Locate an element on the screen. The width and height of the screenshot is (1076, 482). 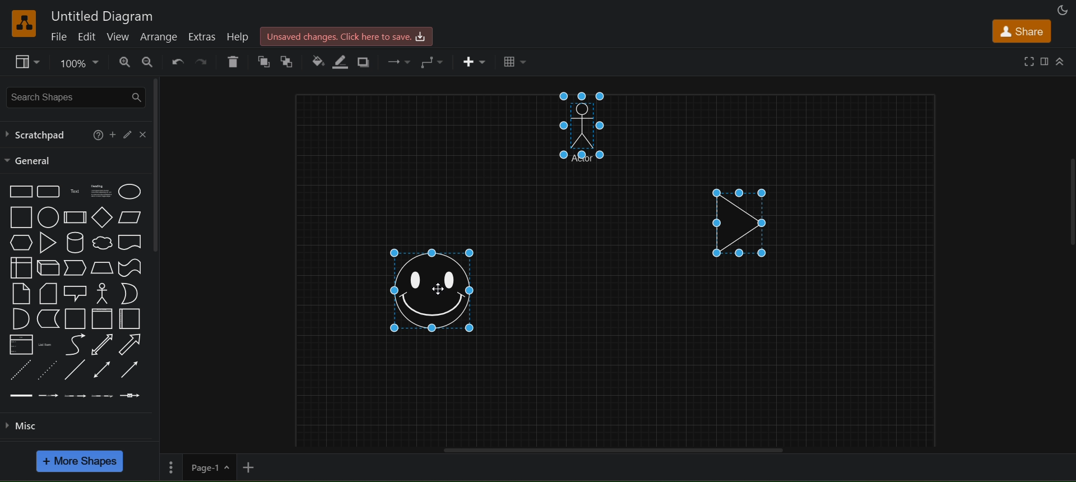
add new page is located at coordinates (252, 467).